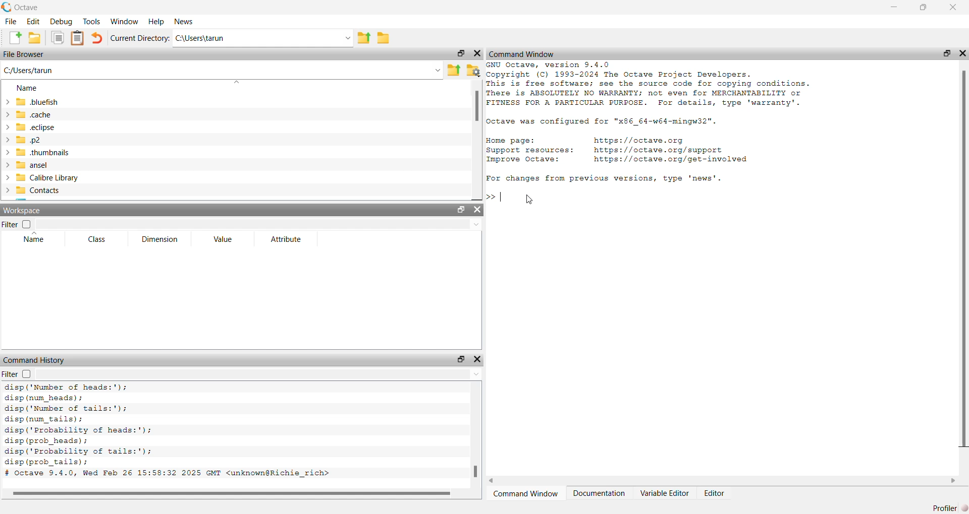  Describe the element at coordinates (96, 239) in the screenshot. I see `Class` at that location.